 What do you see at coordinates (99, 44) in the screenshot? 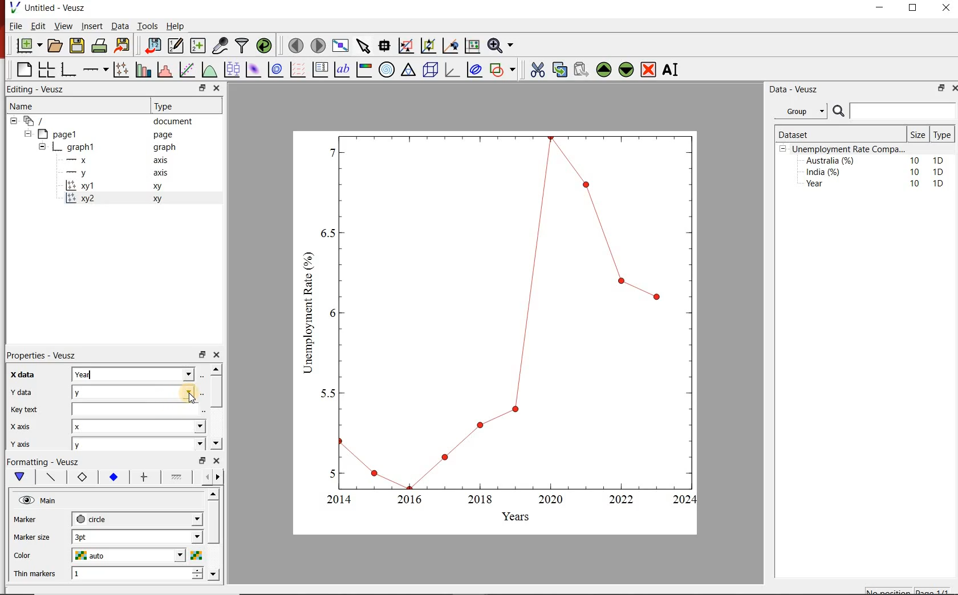
I see `print document` at bounding box center [99, 44].